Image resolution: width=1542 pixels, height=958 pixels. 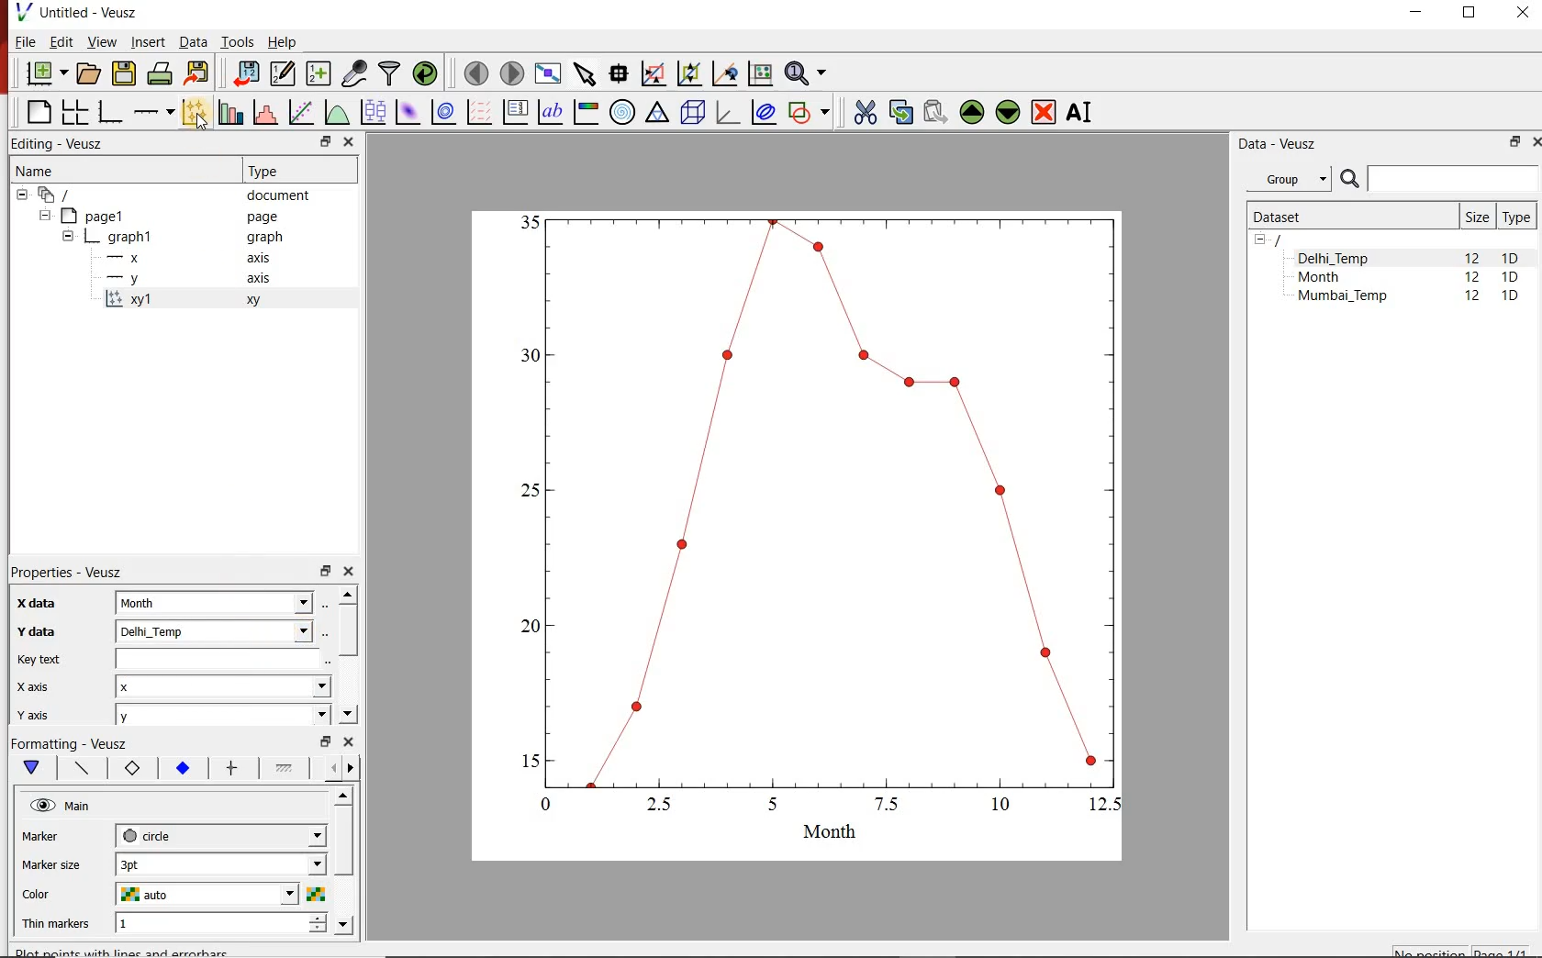 I want to click on Main, so click(x=62, y=806).